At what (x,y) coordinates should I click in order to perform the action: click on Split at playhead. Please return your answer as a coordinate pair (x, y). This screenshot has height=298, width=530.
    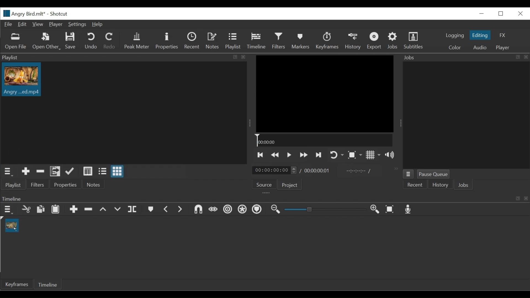
    Looking at the image, I should click on (134, 209).